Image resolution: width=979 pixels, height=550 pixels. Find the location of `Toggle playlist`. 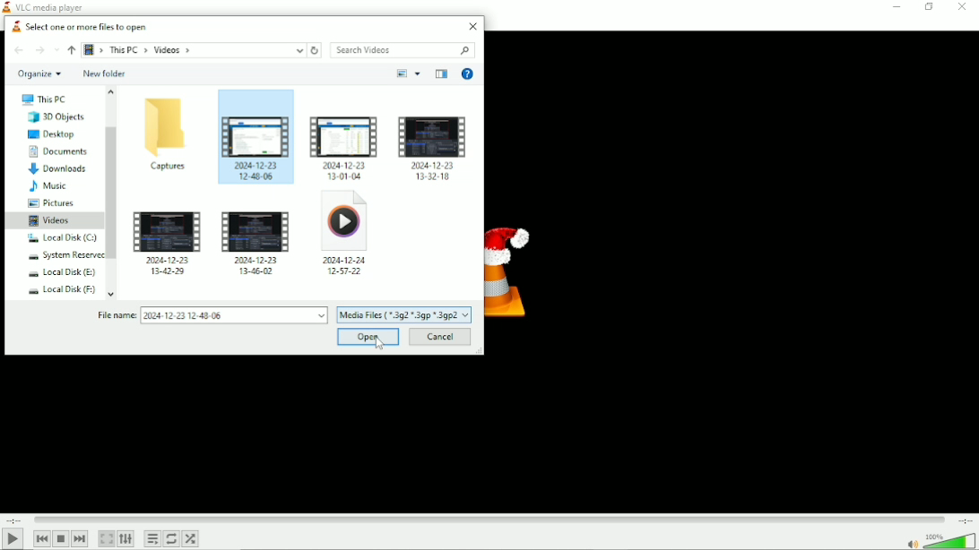

Toggle playlist is located at coordinates (152, 539).